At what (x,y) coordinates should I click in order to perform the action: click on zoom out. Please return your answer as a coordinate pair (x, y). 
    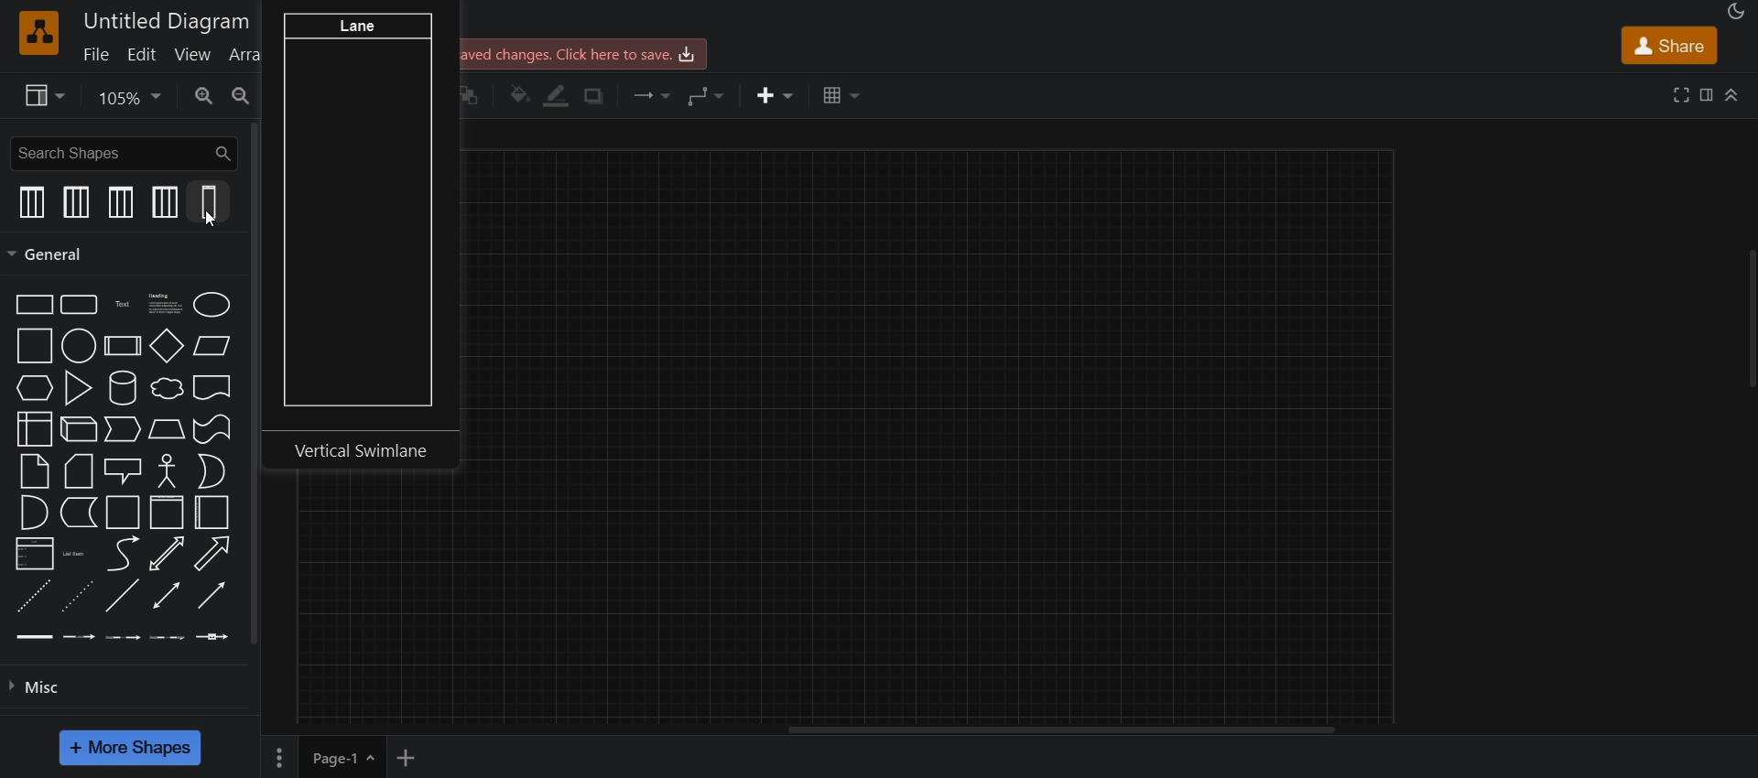
    Looking at the image, I should click on (243, 98).